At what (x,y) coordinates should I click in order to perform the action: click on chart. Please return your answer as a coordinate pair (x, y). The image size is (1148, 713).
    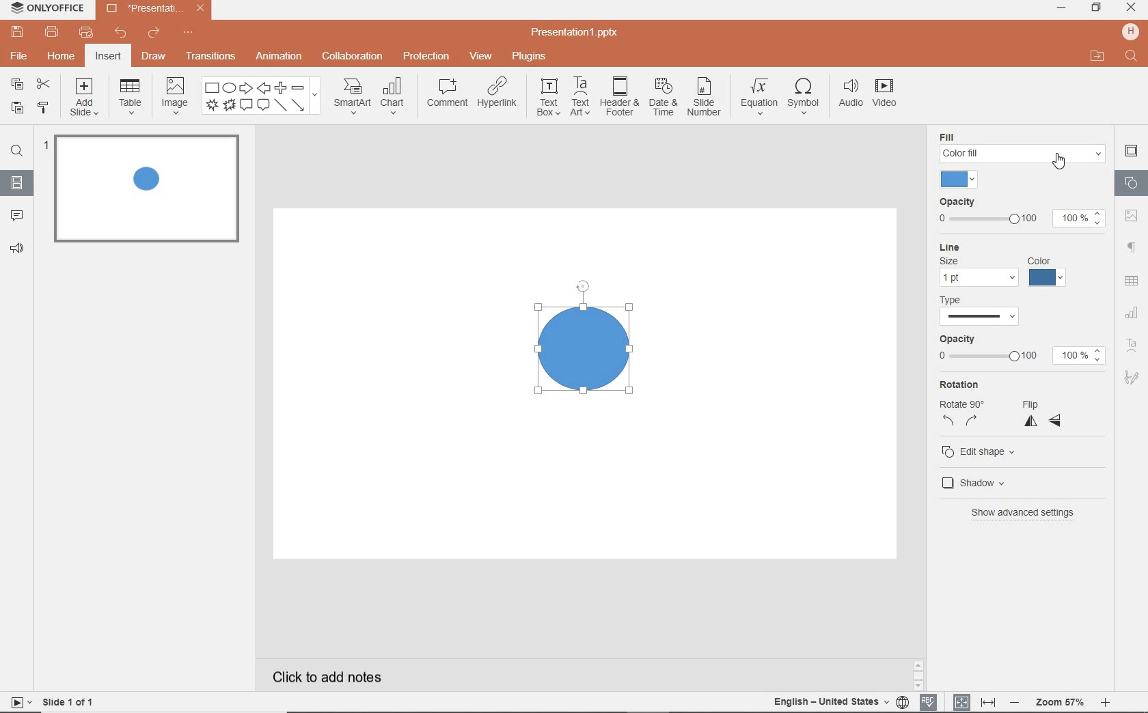
    Looking at the image, I should click on (394, 97).